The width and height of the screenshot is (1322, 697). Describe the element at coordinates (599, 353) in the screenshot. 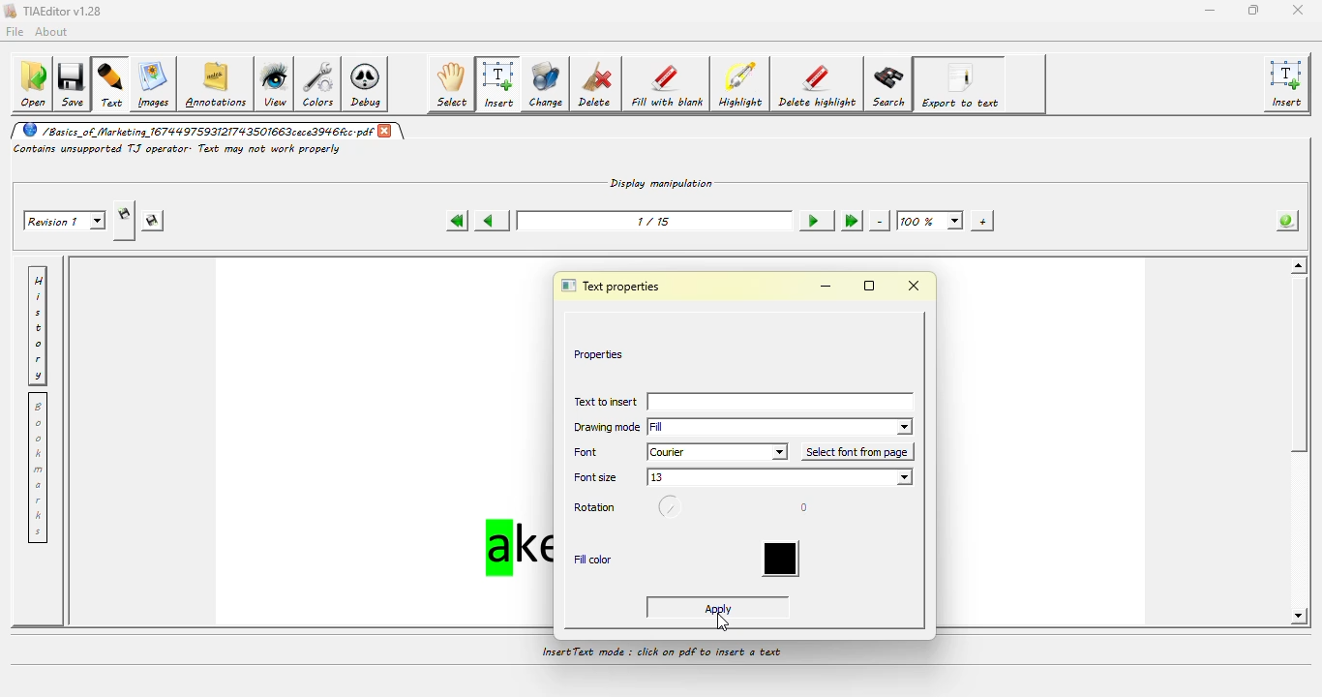

I see `Properties` at that location.